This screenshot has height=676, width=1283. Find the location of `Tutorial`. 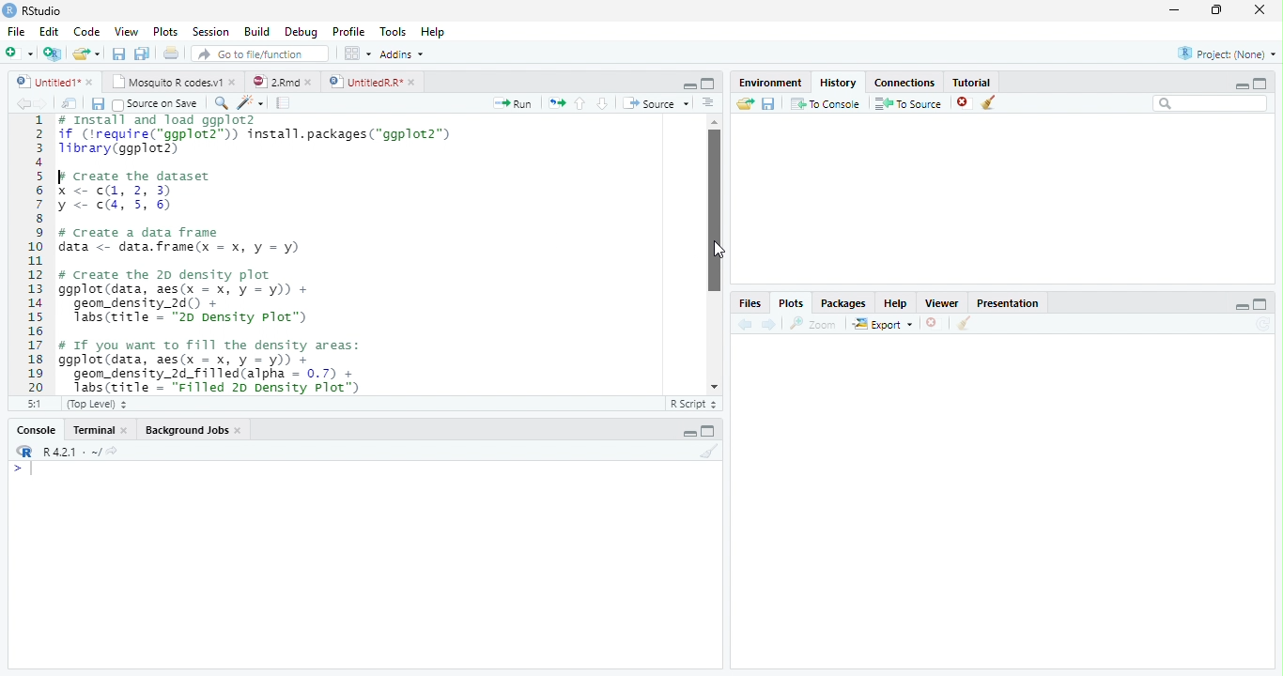

Tutorial is located at coordinates (973, 82).